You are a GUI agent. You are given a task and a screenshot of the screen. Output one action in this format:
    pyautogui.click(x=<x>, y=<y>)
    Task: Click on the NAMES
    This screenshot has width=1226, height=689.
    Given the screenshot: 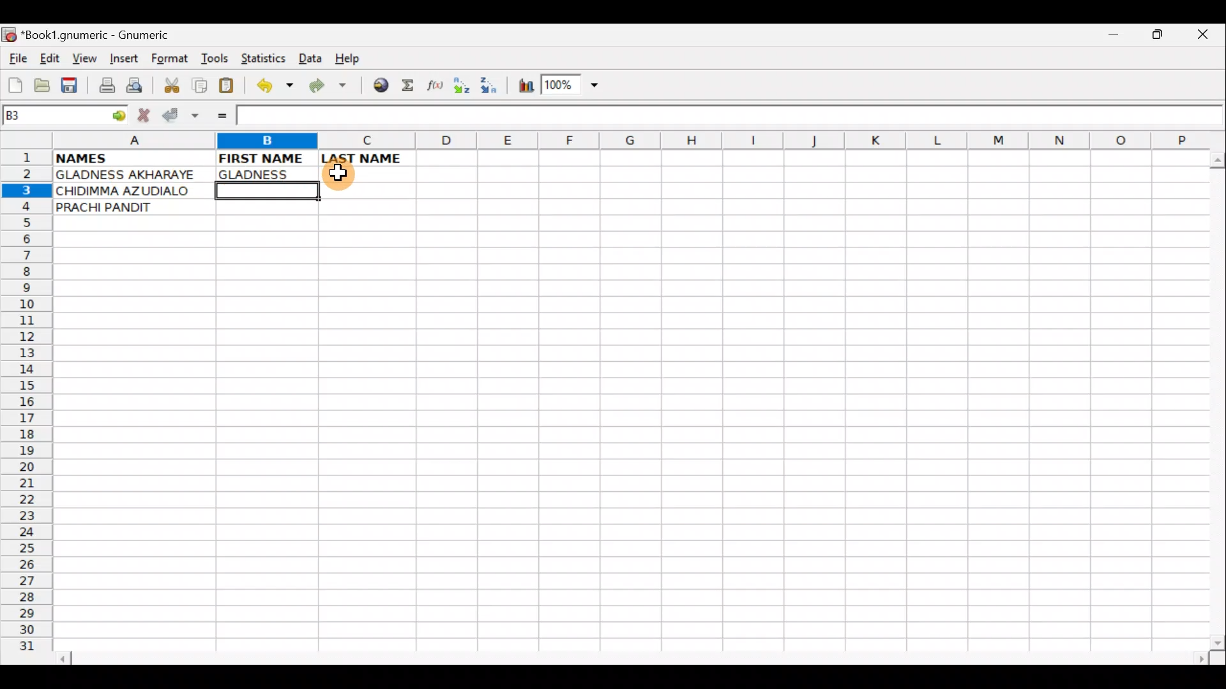 What is the action you would take?
    pyautogui.click(x=123, y=157)
    